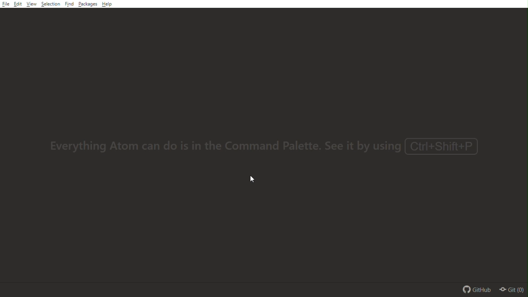 Image resolution: width=528 pixels, height=297 pixels. I want to click on Selection, so click(51, 5).